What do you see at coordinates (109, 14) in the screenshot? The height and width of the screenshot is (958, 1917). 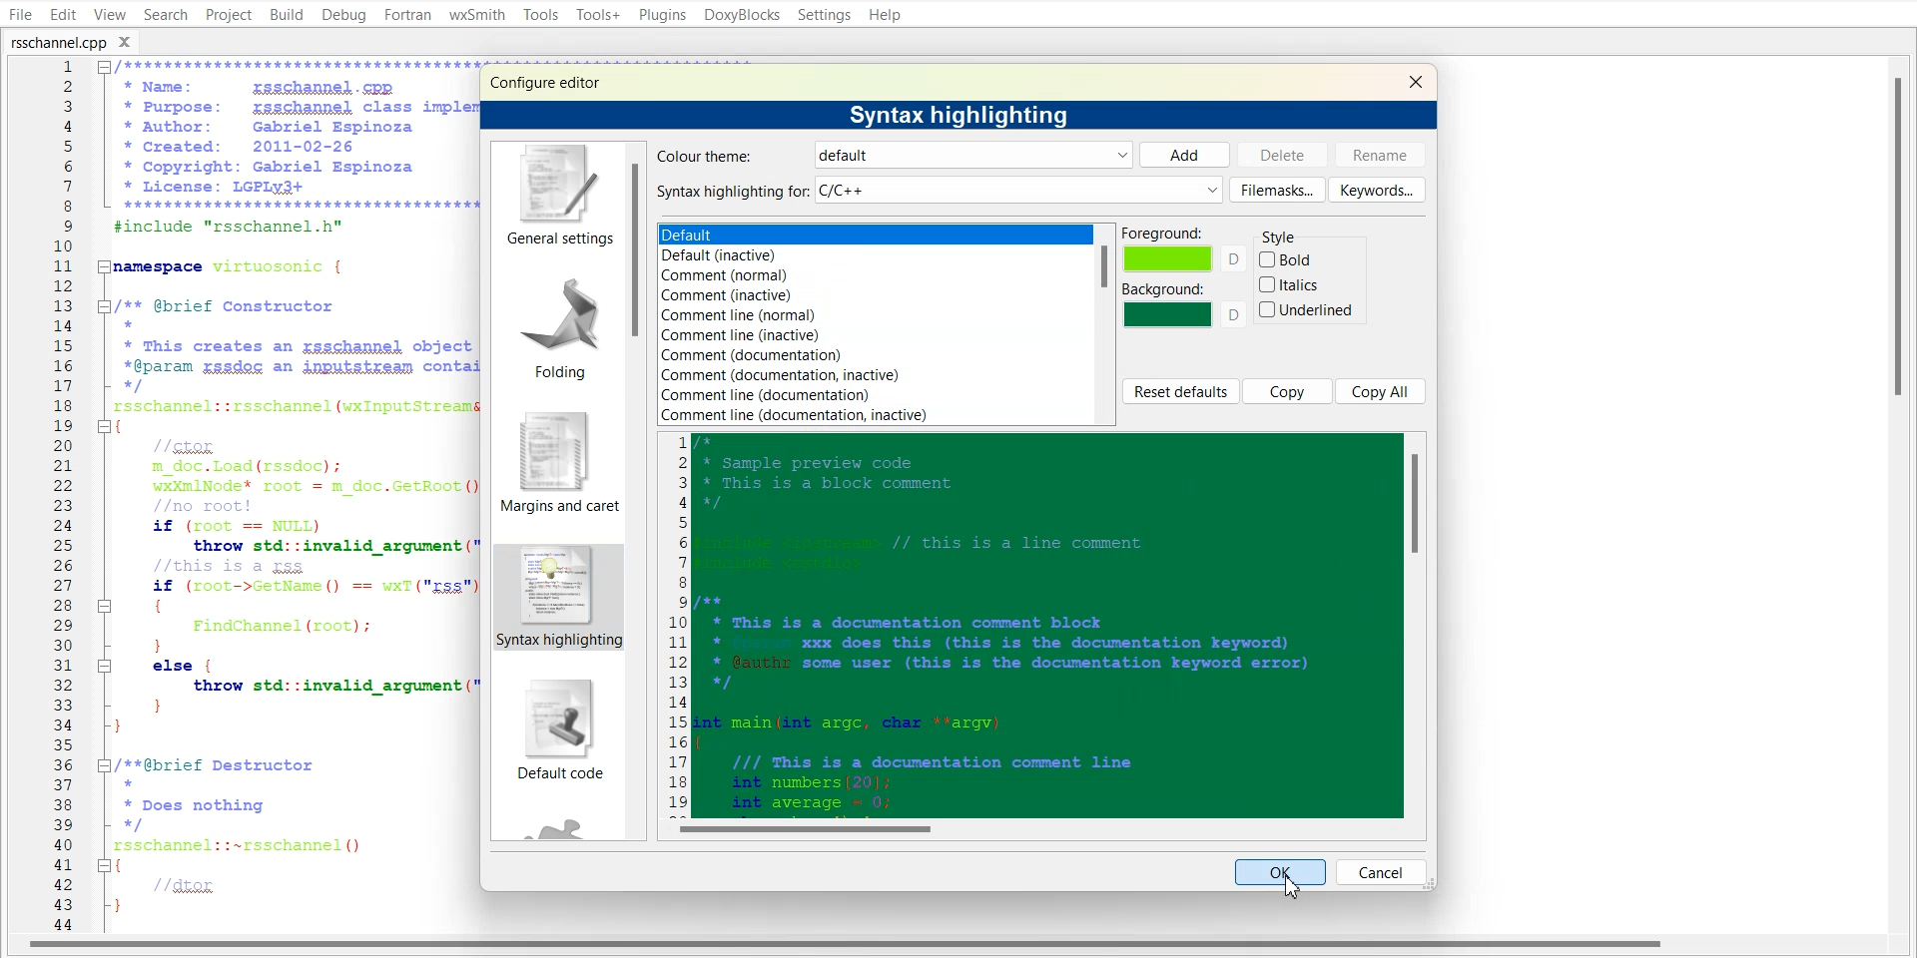 I see `View` at bounding box center [109, 14].